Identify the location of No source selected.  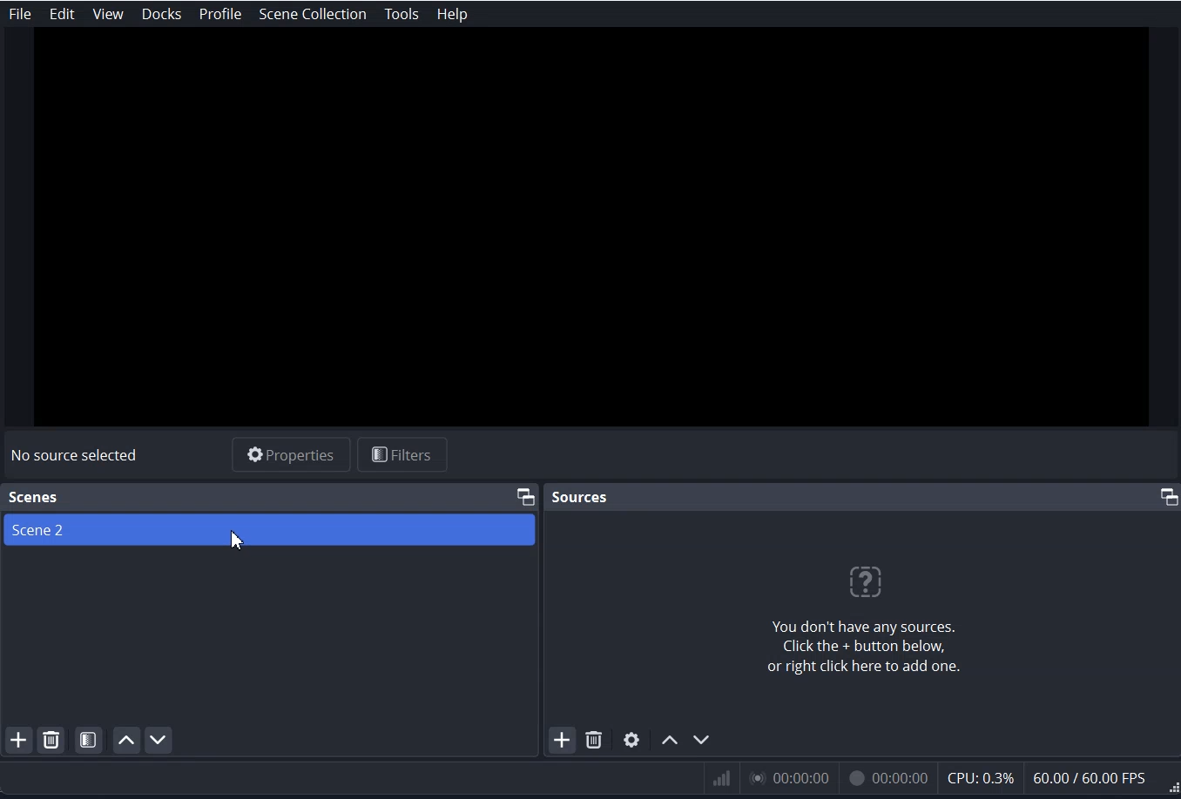
(75, 456).